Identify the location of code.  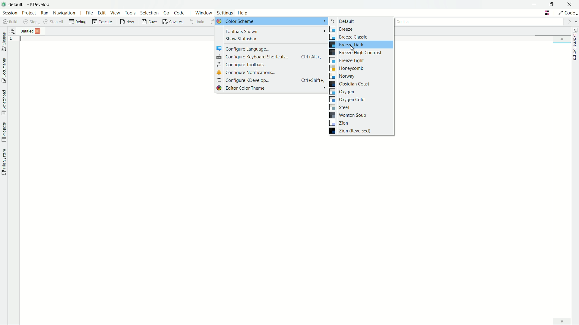
(180, 13).